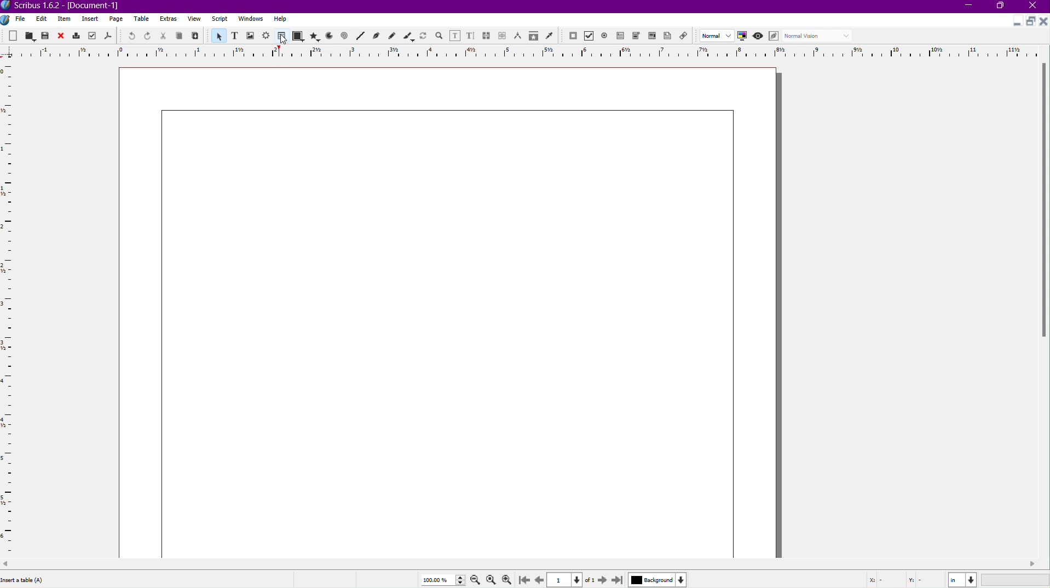 The height and width of the screenshot is (588, 1050). I want to click on Minimize, so click(1015, 22).